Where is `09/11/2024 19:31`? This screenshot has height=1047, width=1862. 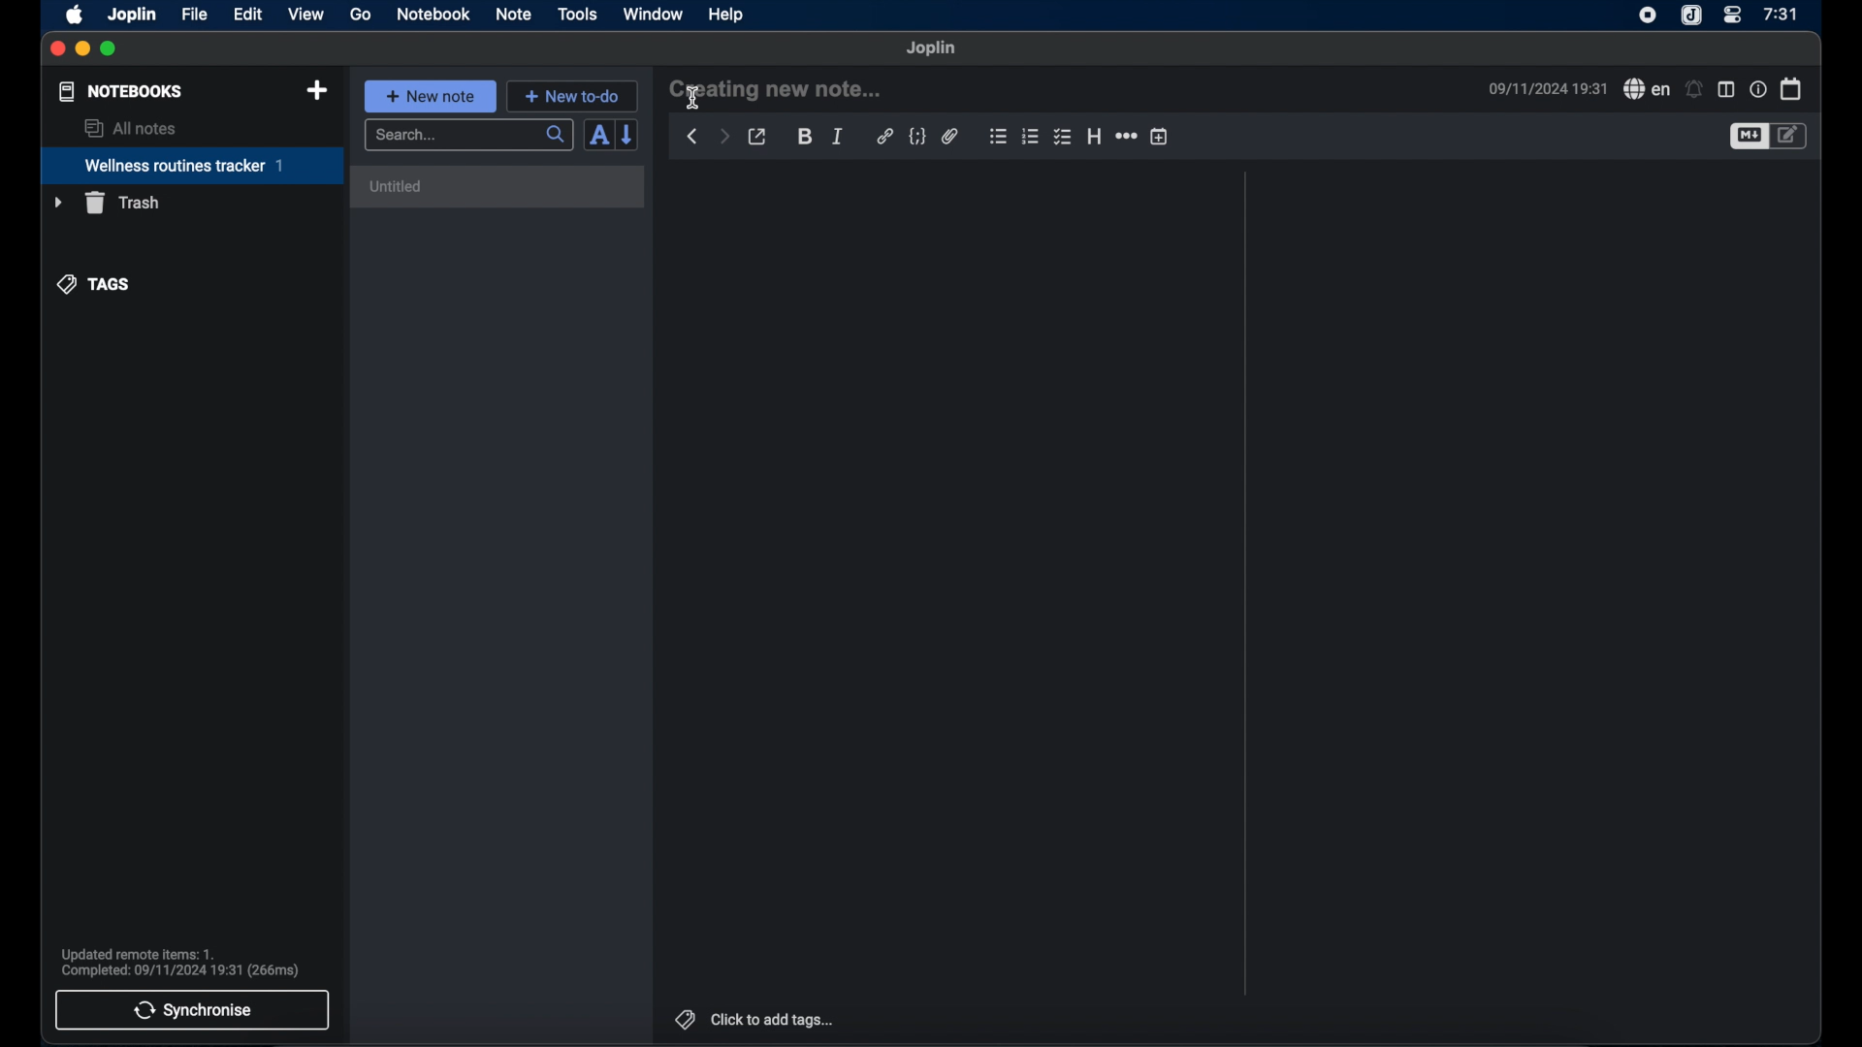
09/11/2024 19:31 is located at coordinates (1545, 88).